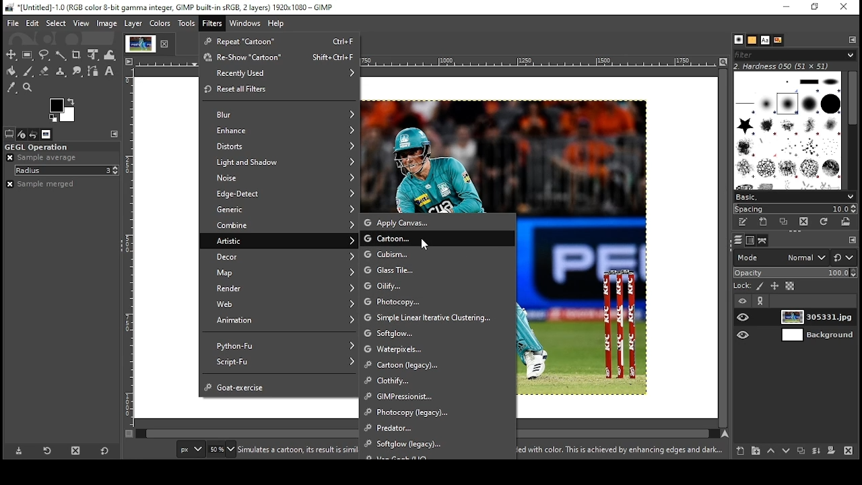 This screenshot has width=862, height=485. I want to click on oilify, so click(438, 285).